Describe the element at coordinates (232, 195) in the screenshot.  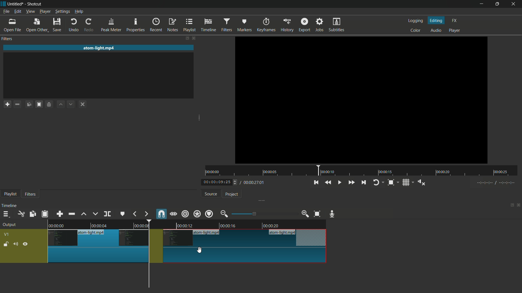
I see `project` at that location.